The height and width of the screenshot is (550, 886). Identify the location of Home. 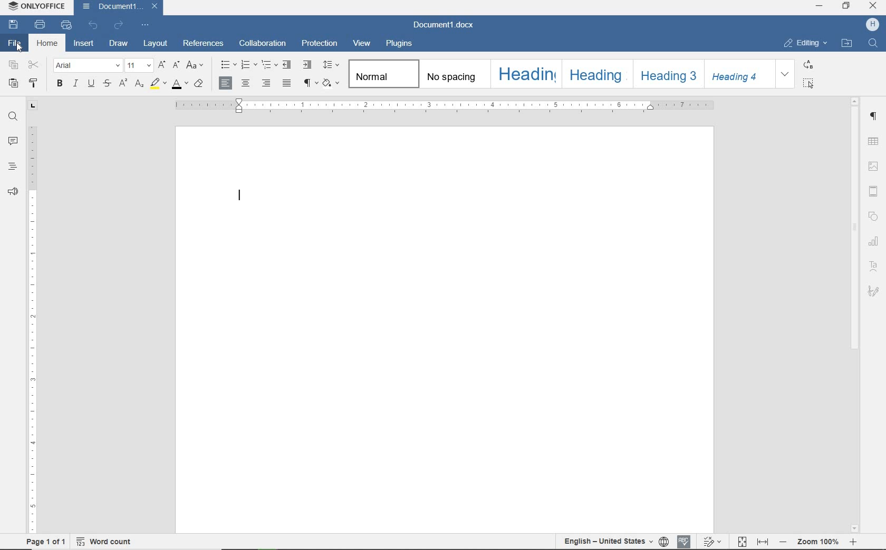
(47, 44).